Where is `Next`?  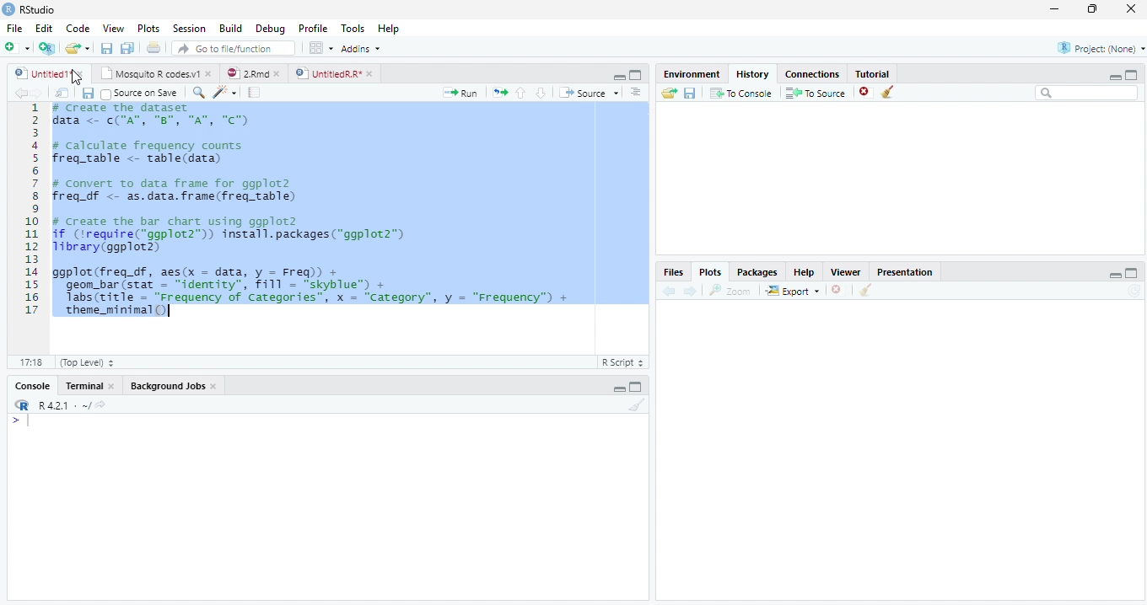
Next is located at coordinates (692, 290).